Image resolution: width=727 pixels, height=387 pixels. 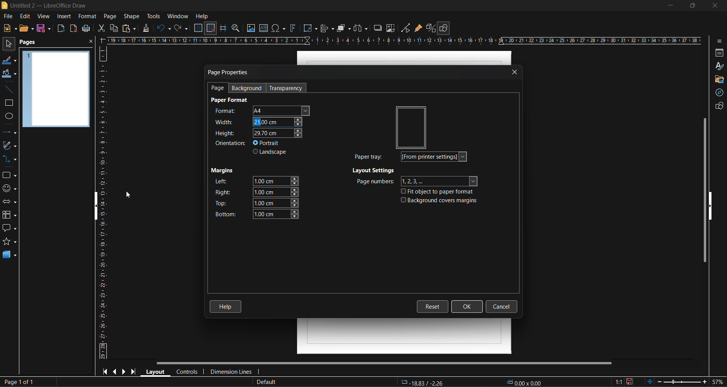 What do you see at coordinates (679, 382) in the screenshot?
I see `zoom slider` at bounding box center [679, 382].